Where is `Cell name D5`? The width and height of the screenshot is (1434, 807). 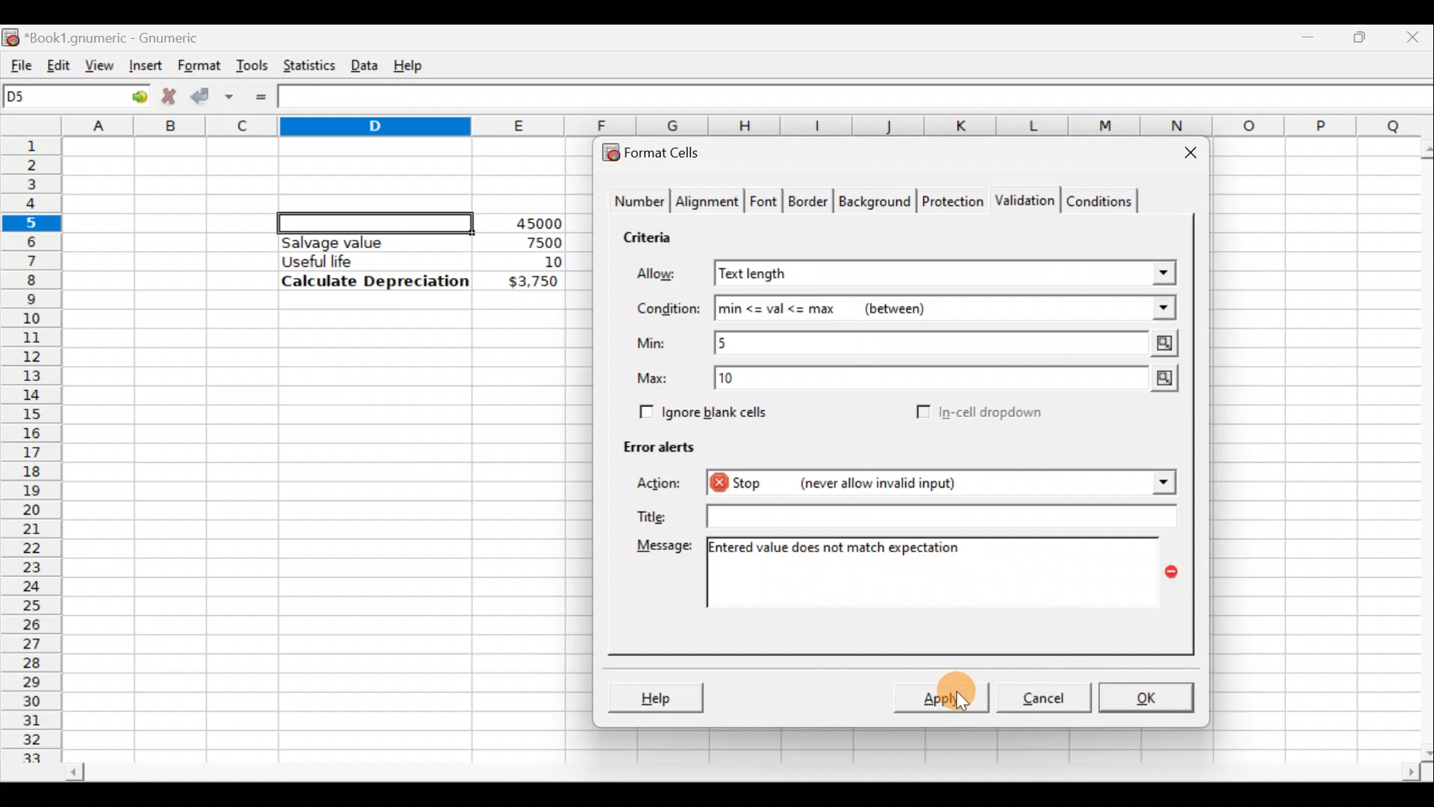 Cell name D5 is located at coordinates (58, 98).